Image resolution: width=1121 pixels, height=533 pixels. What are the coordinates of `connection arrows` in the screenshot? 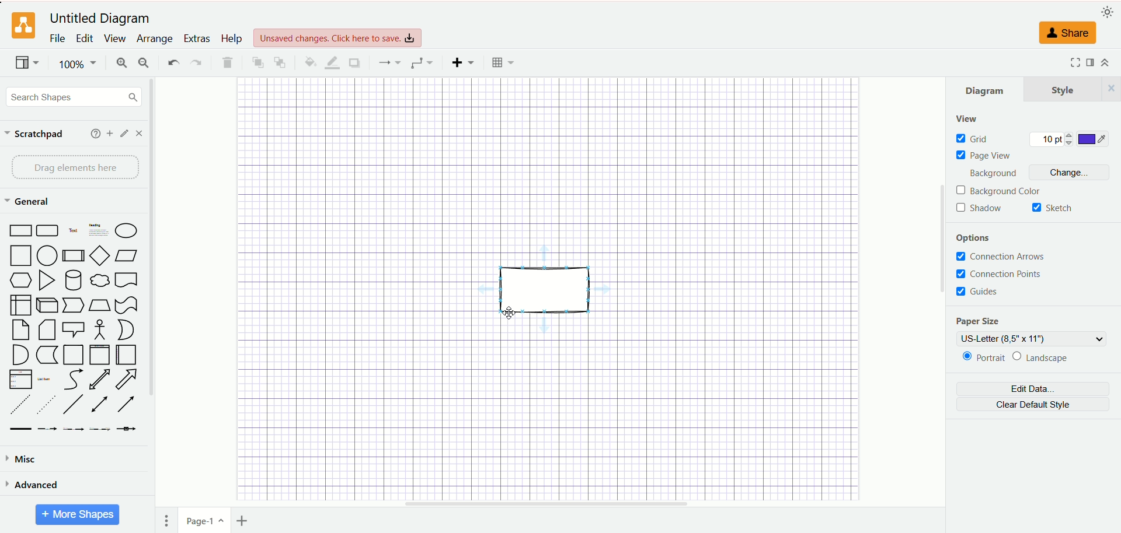 It's located at (1001, 255).